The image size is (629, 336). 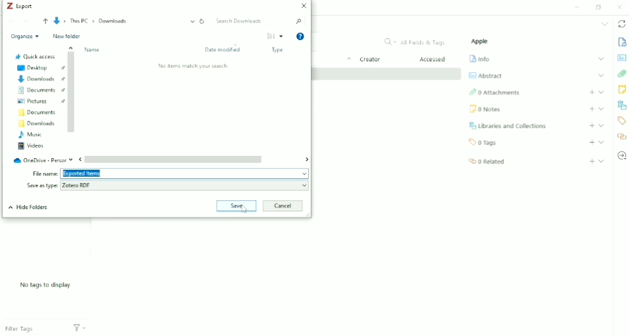 I want to click on Music, so click(x=31, y=135).